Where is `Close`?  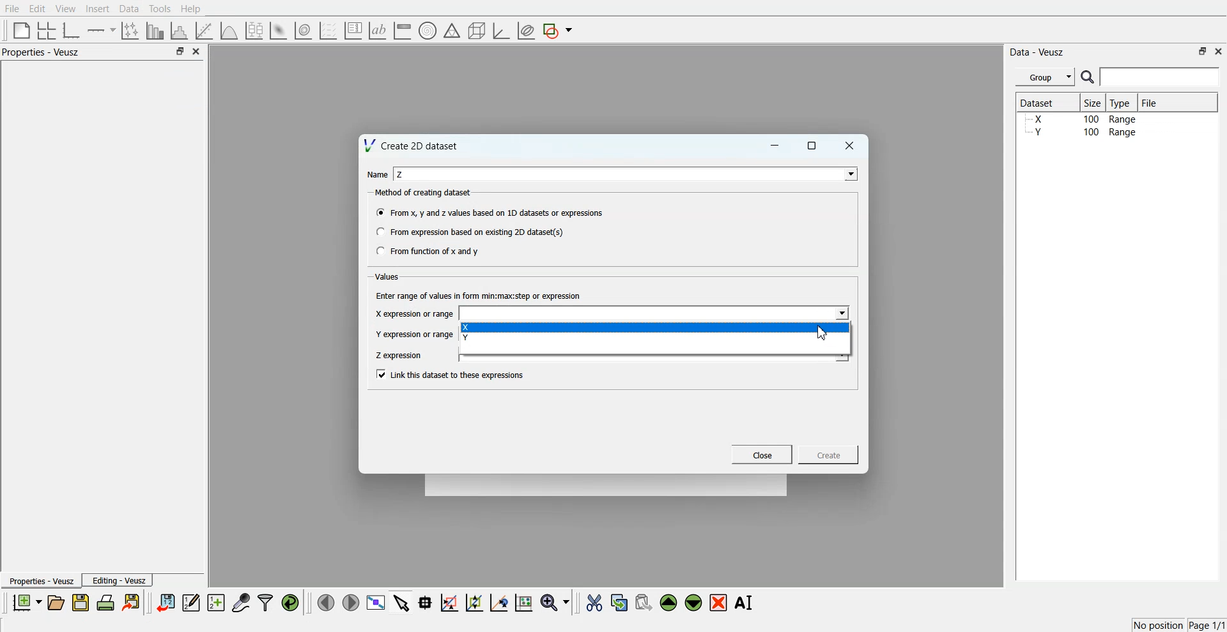
Close is located at coordinates (197, 51).